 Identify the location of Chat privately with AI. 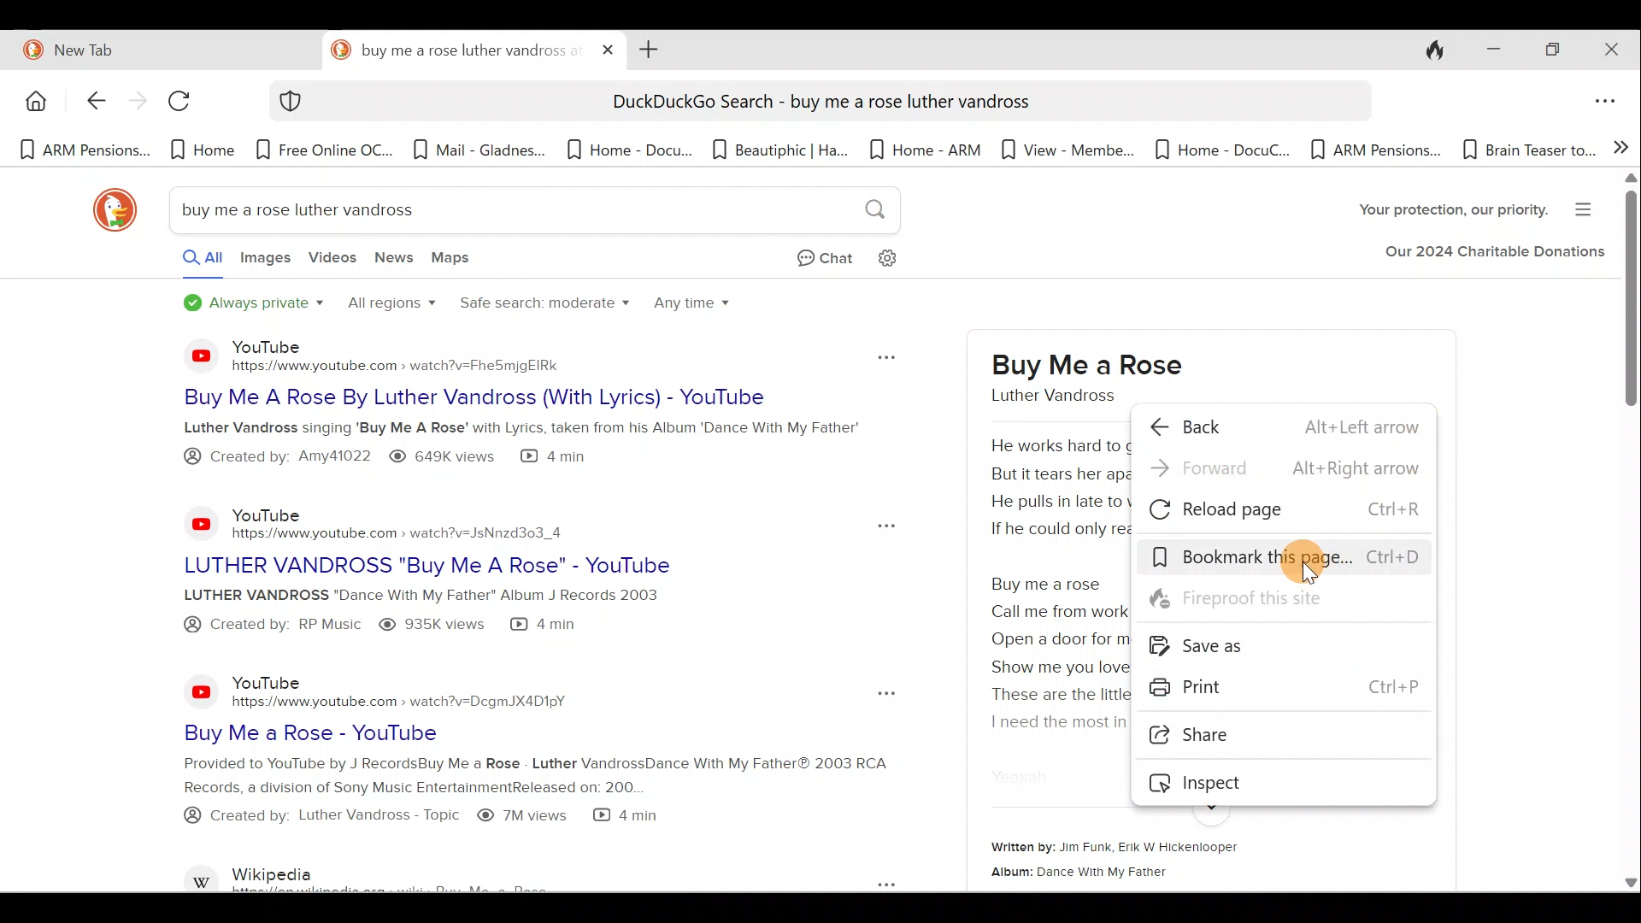
(811, 260).